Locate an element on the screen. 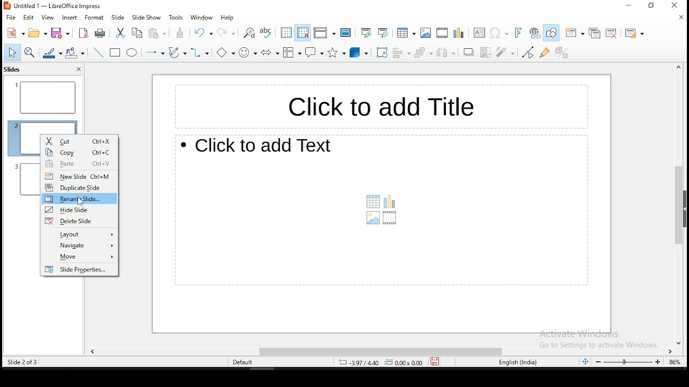 Image resolution: width=689 pixels, height=387 pixels. copy is located at coordinates (138, 33).